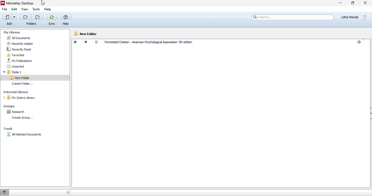 This screenshot has height=196, width=372. Describe the element at coordinates (24, 84) in the screenshot. I see `create folder` at that location.